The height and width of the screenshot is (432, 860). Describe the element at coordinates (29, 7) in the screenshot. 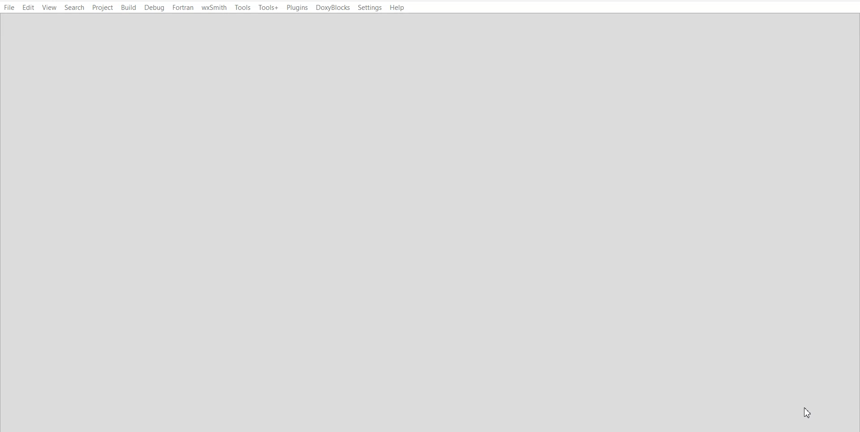

I see `Edit` at that location.